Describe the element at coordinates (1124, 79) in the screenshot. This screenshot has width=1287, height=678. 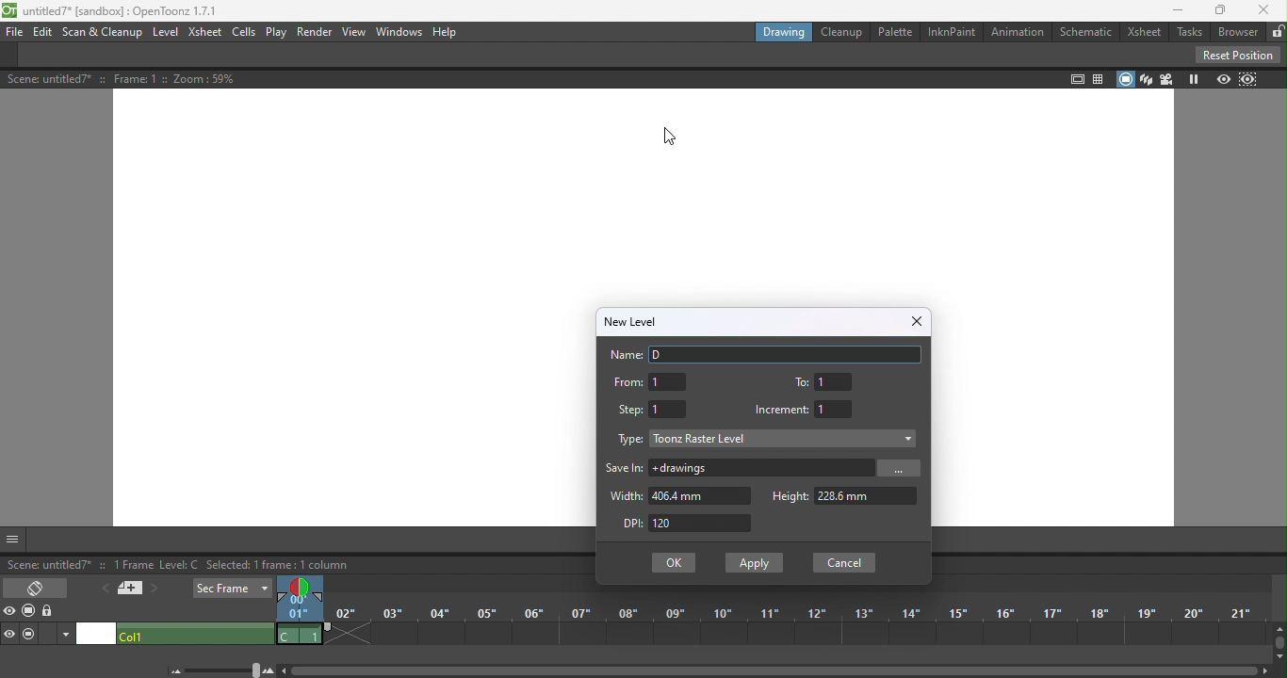
I see `Camera stand view` at that location.